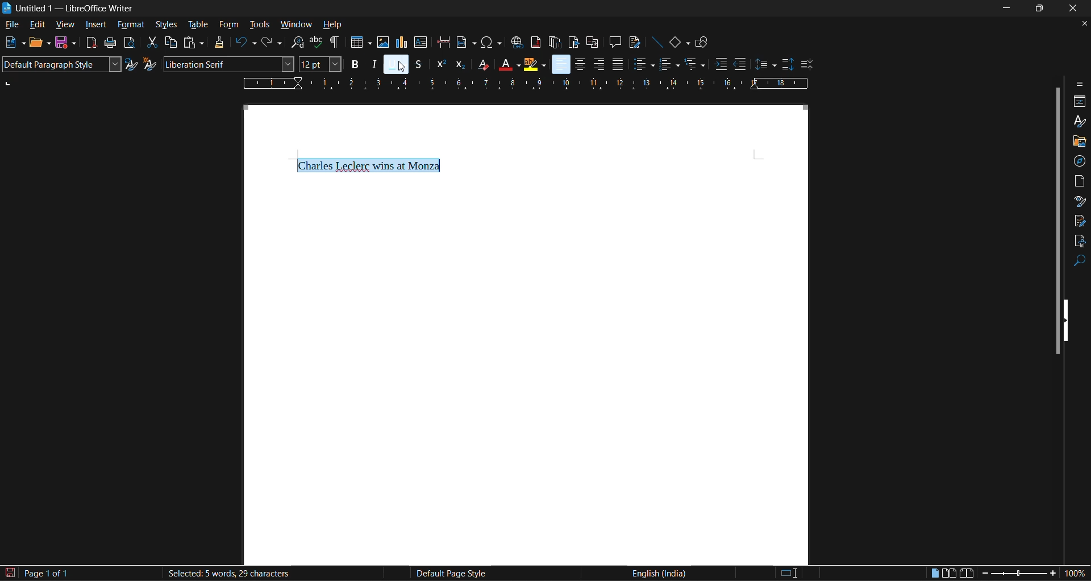 The height and width of the screenshot is (581, 1091). I want to click on align left, so click(561, 64).